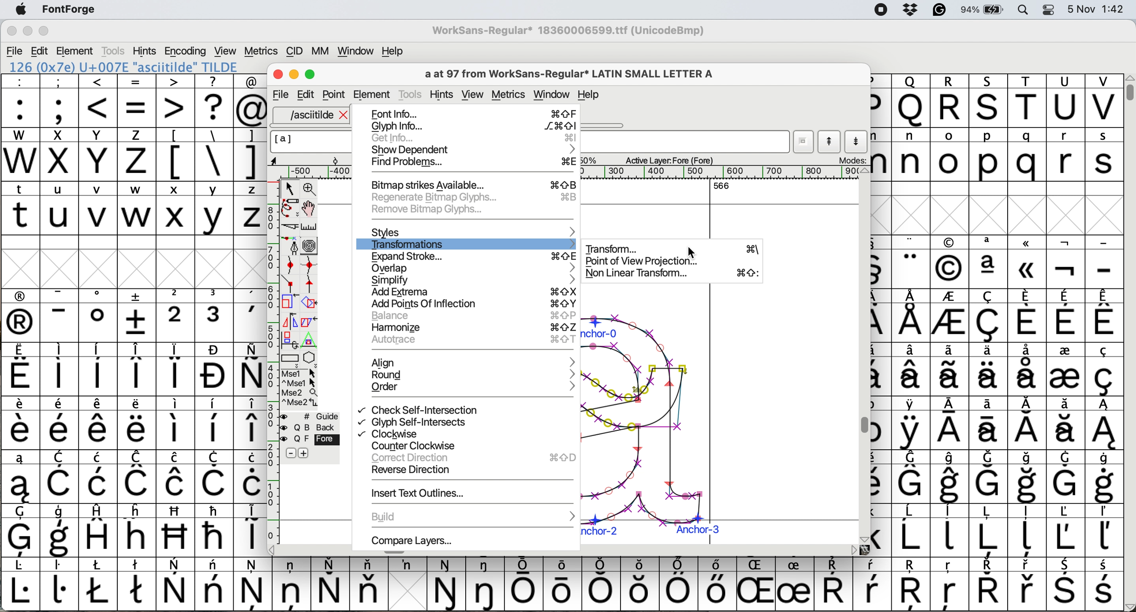  Describe the element at coordinates (294, 142) in the screenshot. I see `glyph name` at that location.